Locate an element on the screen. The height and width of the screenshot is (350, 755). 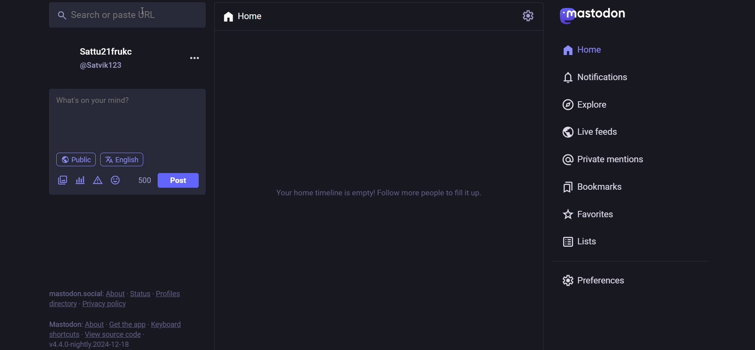
bookmark is located at coordinates (597, 186).